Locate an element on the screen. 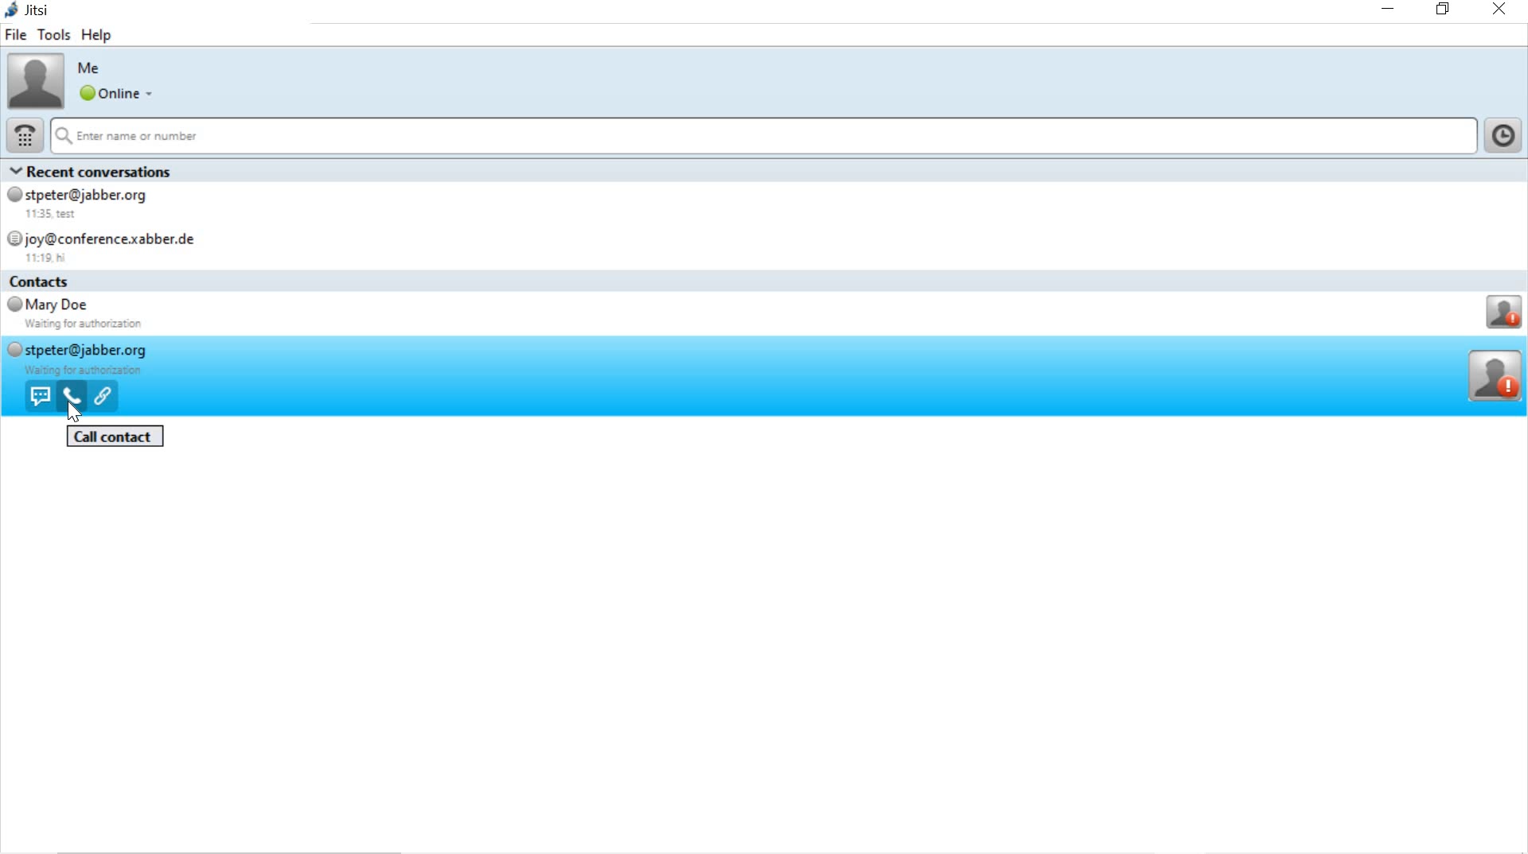 Image resolution: width=1528 pixels, height=854 pixels. jitsi is located at coordinates (32, 12).